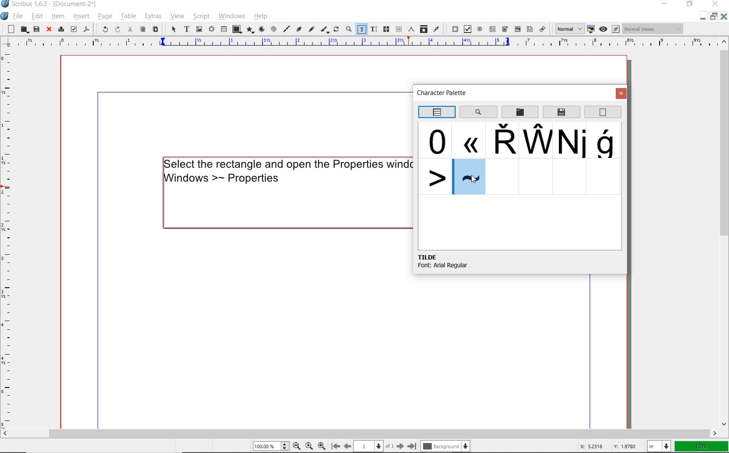  Describe the element at coordinates (211, 30) in the screenshot. I see `render frame` at that location.